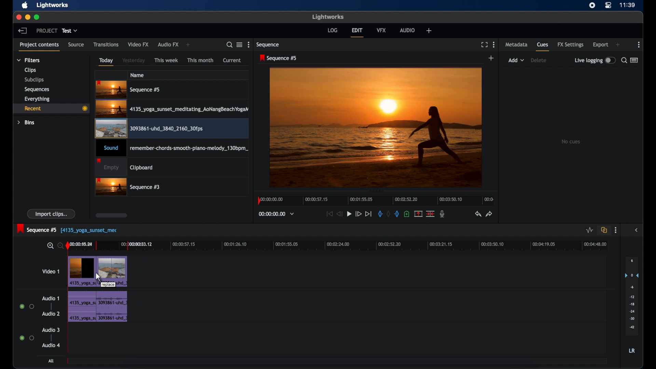 This screenshot has height=369, width=656. Describe the element at coordinates (418, 214) in the screenshot. I see `remove  marked section` at that location.